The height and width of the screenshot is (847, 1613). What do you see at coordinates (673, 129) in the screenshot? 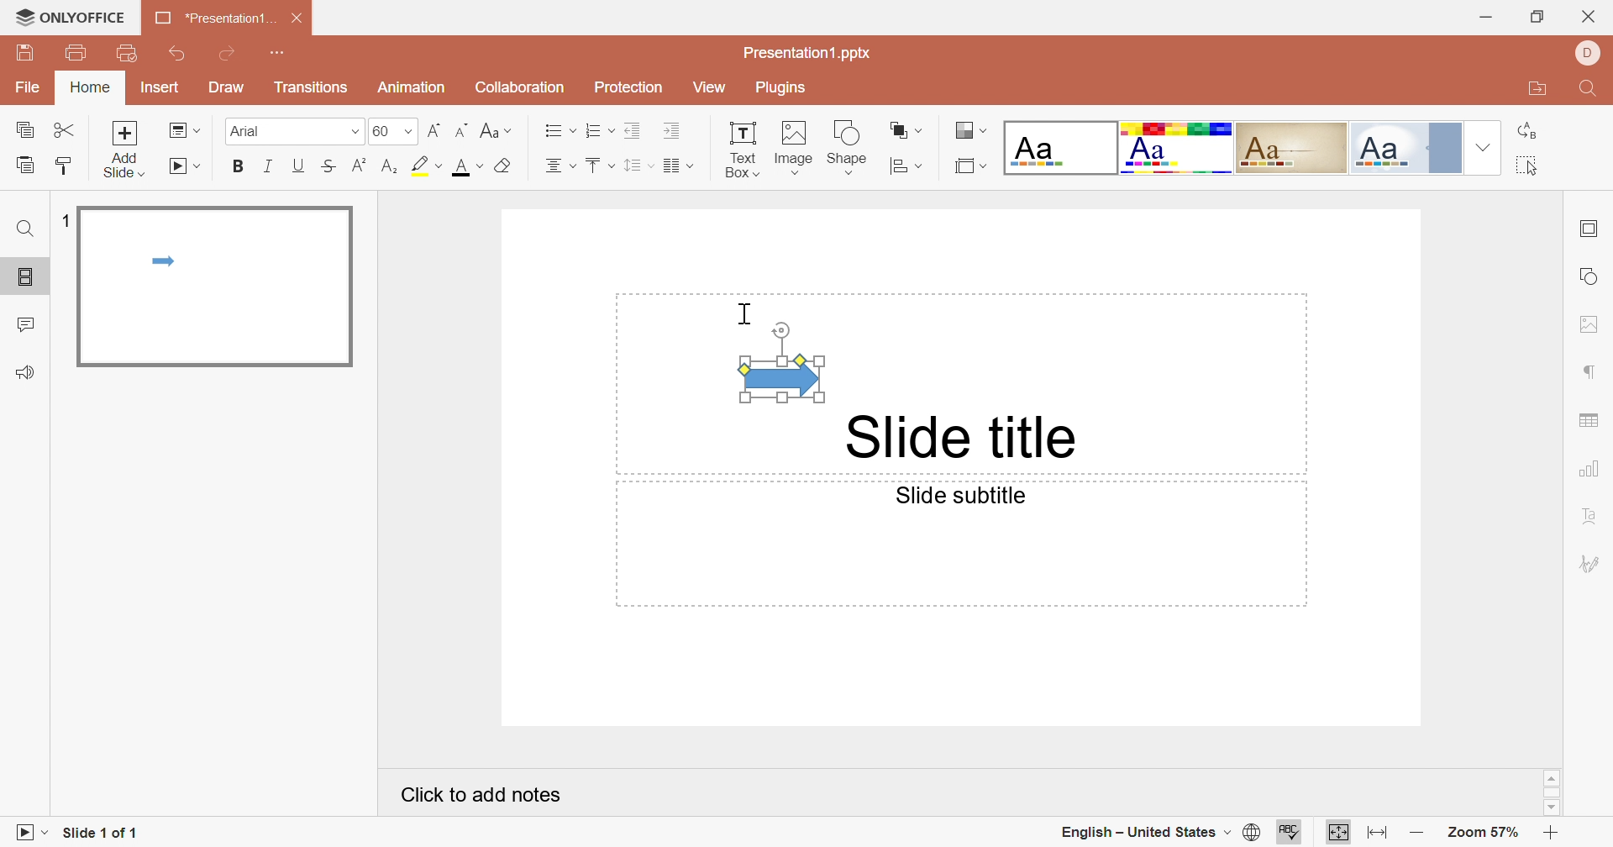
I see `Increase indent` at bounding box center [673, 129].